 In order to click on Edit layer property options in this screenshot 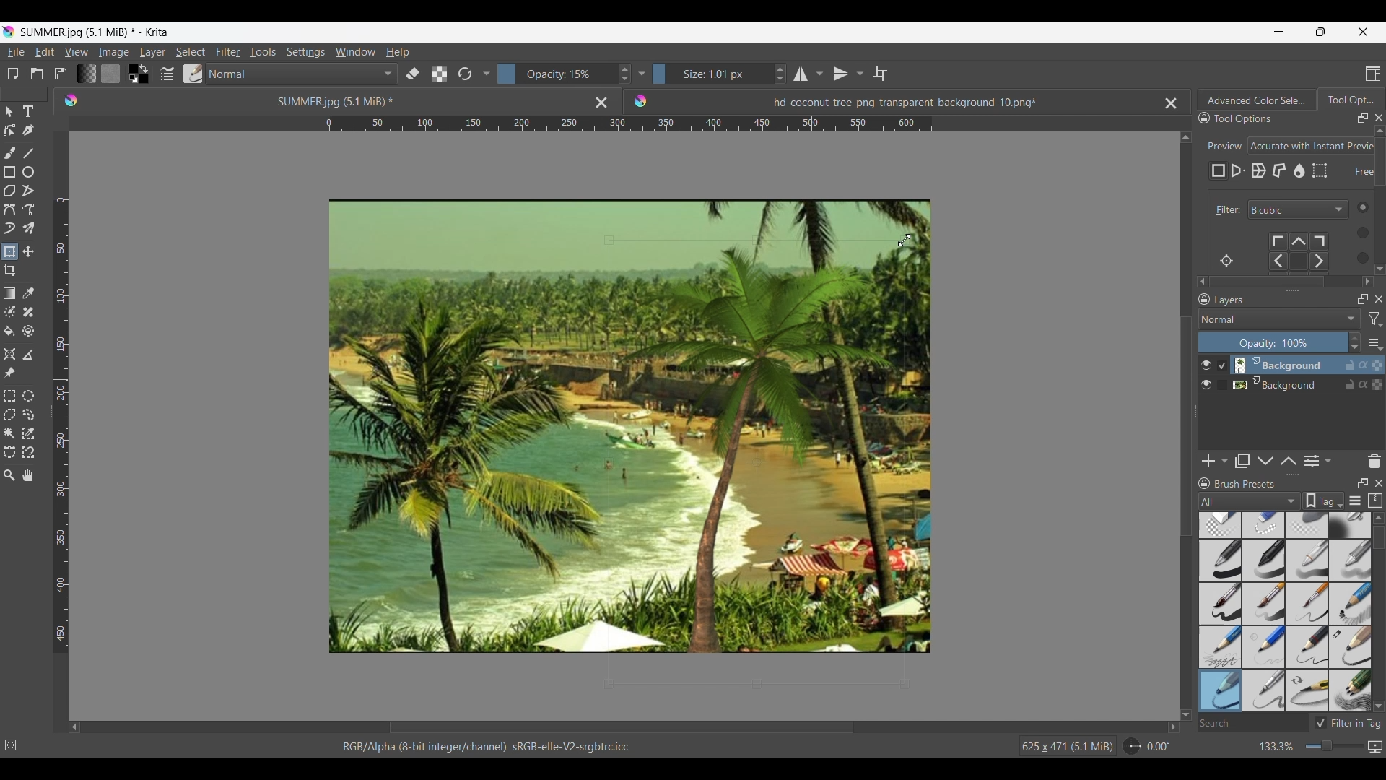, I will do `click(1328, 461)`.